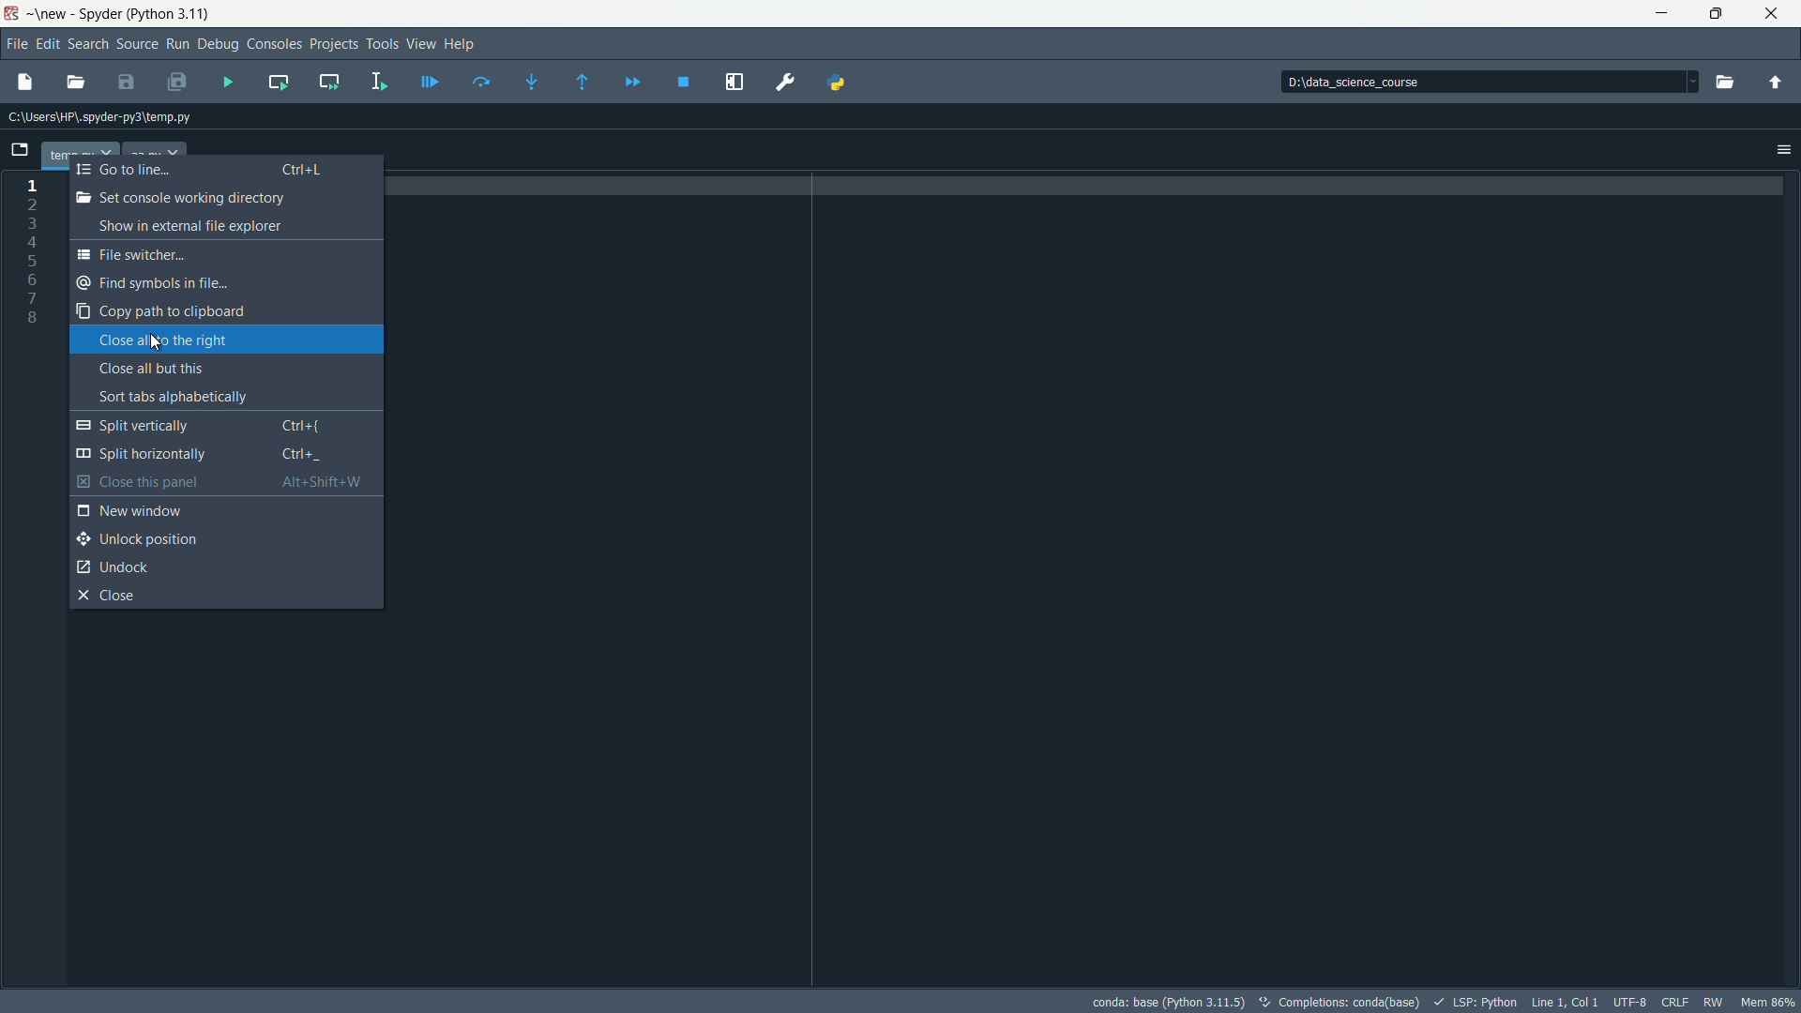 Image resolution: width=1801 pixels, height=1013 pixels. Describe the element at coordinates (218, 45) in the screenshot. I see `debug menu` at that location.